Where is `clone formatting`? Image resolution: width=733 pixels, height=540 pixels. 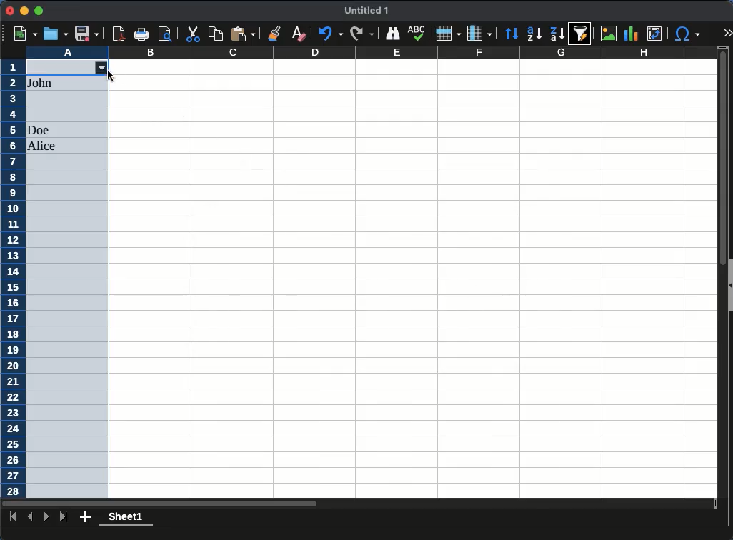 clone formatting is located at coordinates (276, 33).